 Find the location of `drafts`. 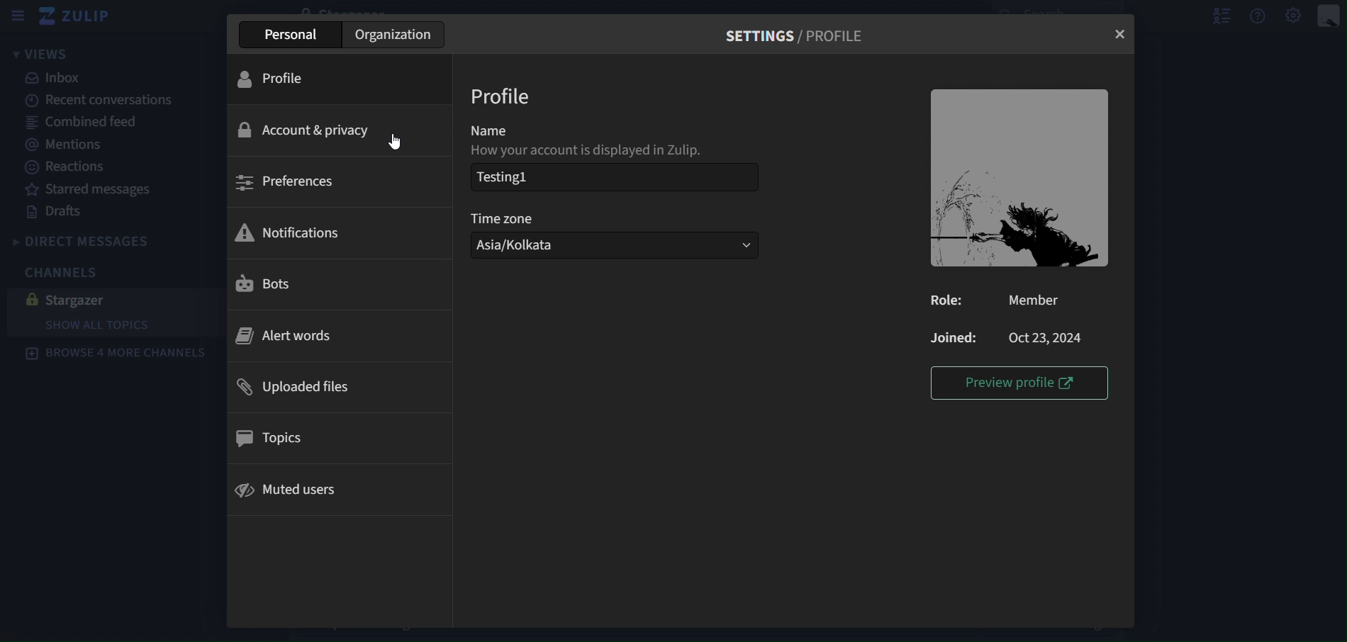

drafts is located at coordinates (52, 214).